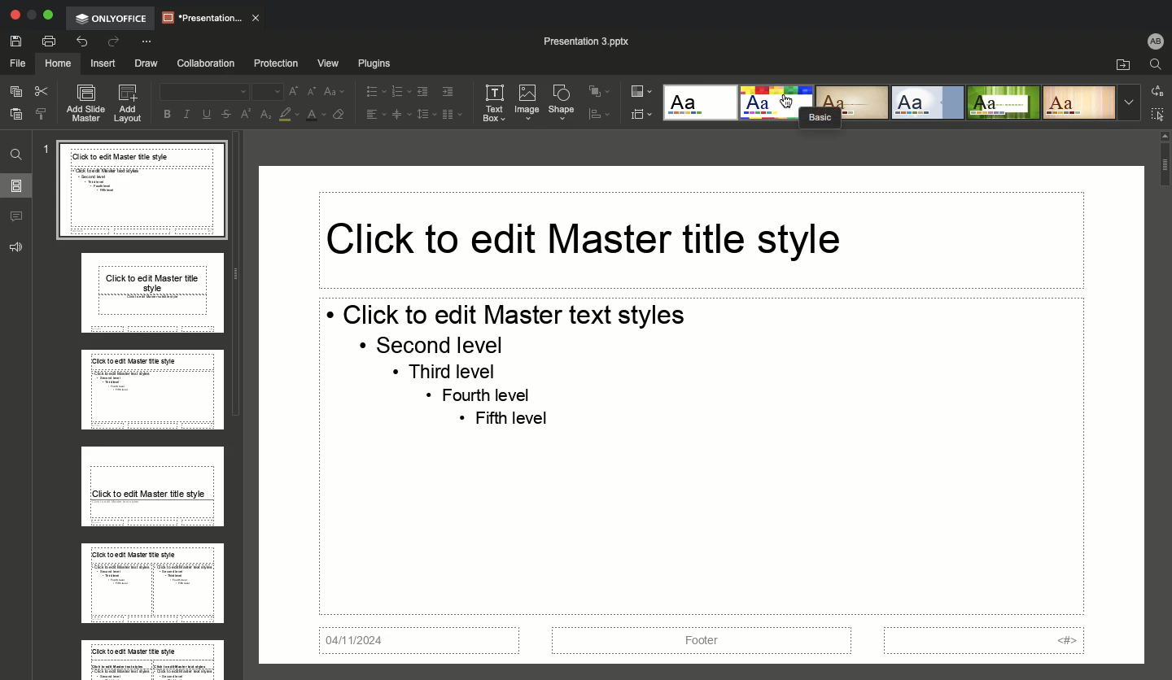  Describe the element at coordinates (1005, 103) in the screenshot. I see `Green leaf style` at that location.